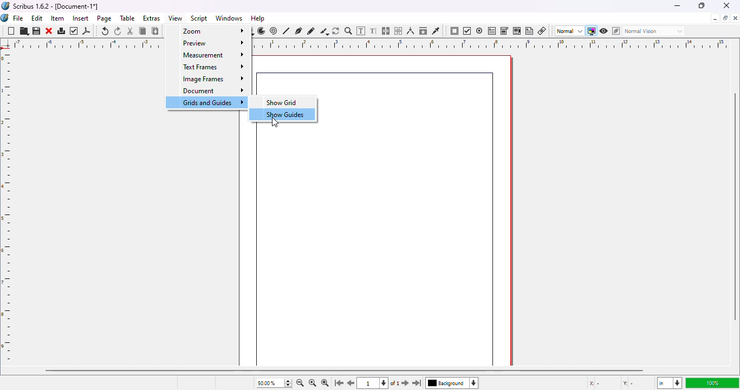  What do you see at coordinates (131, 31) in the screenshot?
I see `cut` at bounding box center [131, 31].